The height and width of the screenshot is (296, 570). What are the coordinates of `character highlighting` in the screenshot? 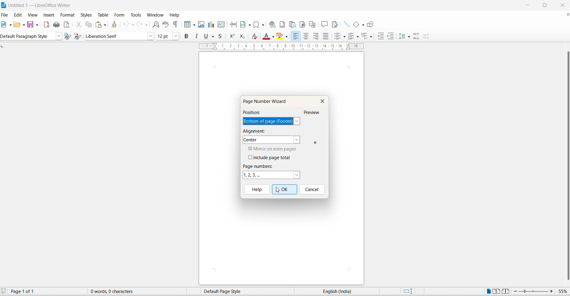 It's located at (280, 37).